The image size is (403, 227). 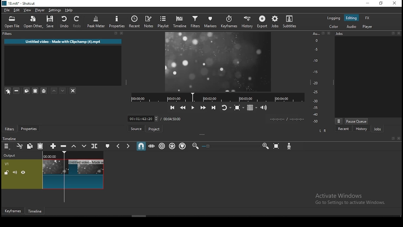 What do you see at coordinates (62, 91) in the screenshot?
I see `move filter down` at bounding box center [62, 91].